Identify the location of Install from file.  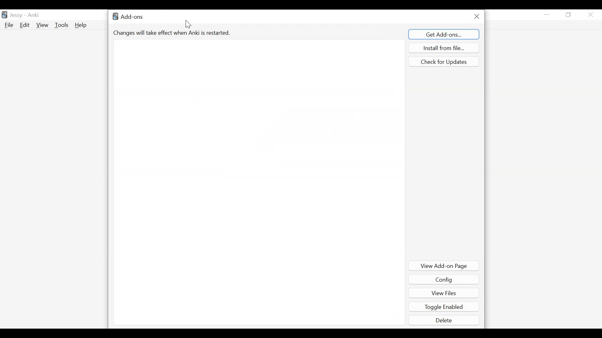
(444, 48).